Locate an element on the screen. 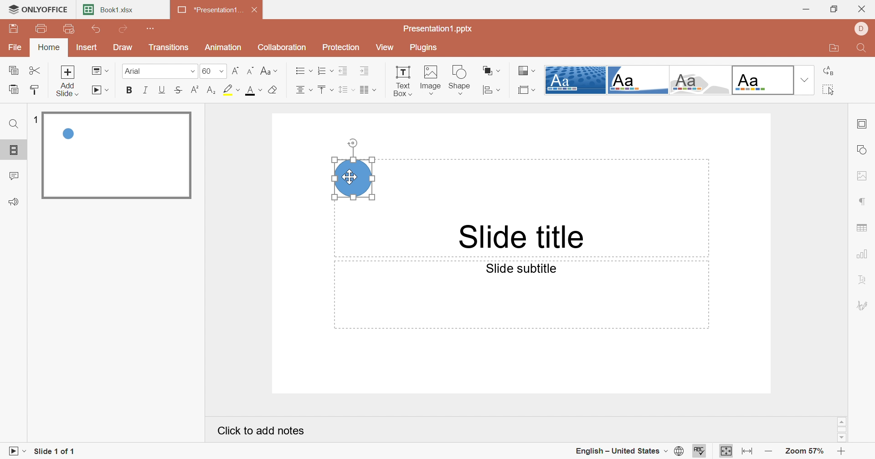 This screenshot has width=875, height=459. Bold is located at coordinates (130, 90).